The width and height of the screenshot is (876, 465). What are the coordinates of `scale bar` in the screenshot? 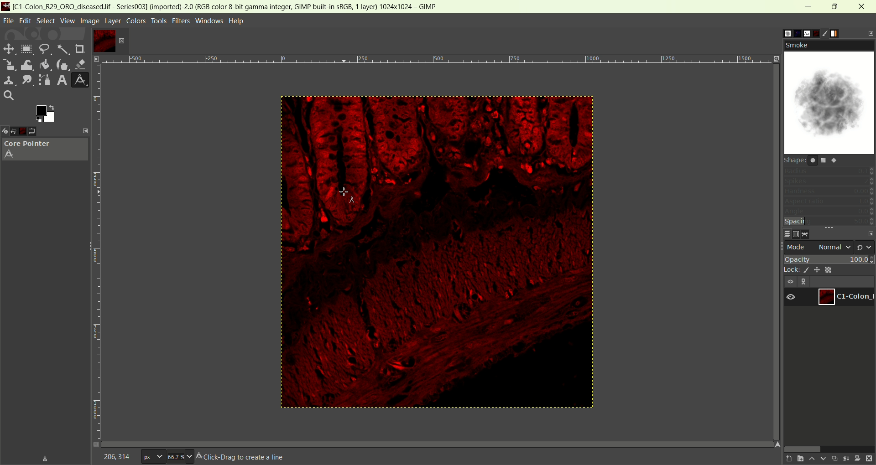 It's located at (100, 248).